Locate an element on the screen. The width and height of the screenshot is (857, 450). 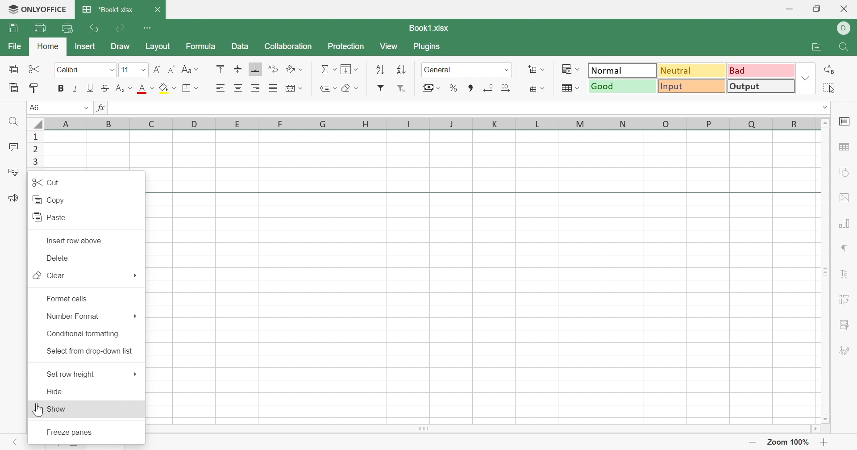
Insert is located at coordinates (85, 46).